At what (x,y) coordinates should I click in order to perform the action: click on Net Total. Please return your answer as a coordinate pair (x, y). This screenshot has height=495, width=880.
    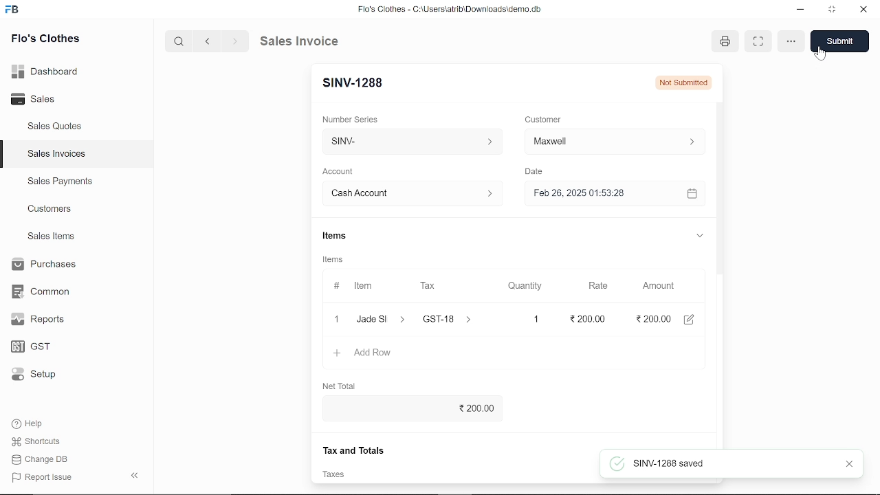
    Looking at the image, I should click on (341, 384).